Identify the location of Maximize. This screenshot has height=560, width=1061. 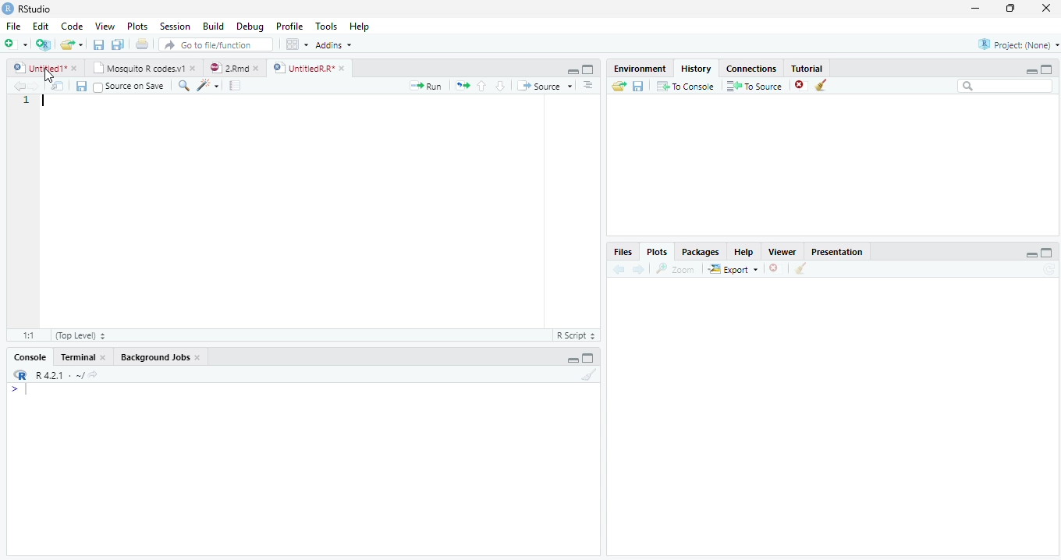
(1012, 10).